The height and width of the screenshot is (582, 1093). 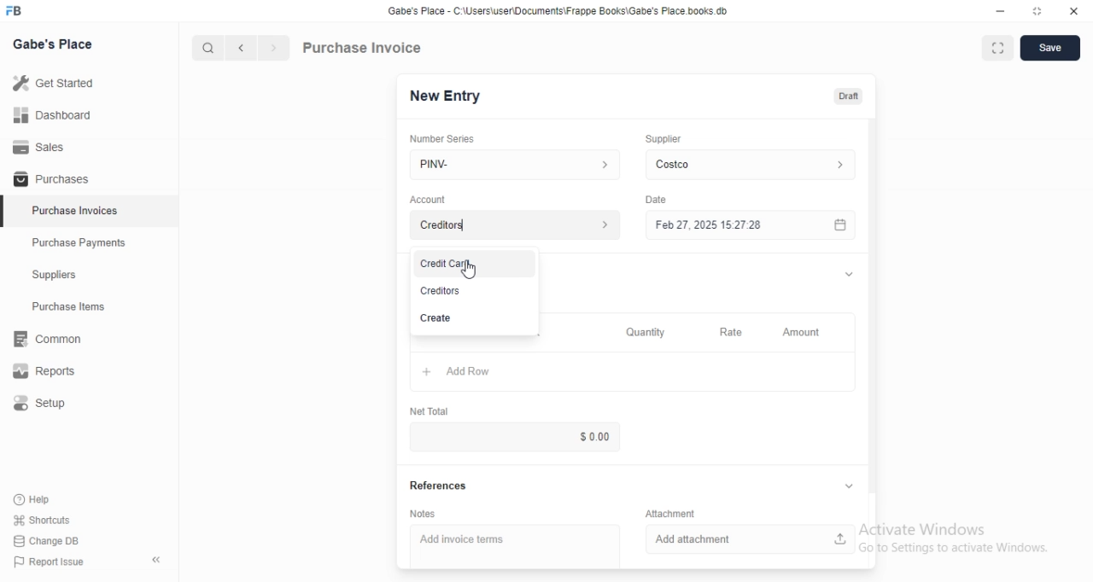 What do you see at coordinates (42, 500) in the screenshot?
I see `Help` at bounding box center [42, 500].